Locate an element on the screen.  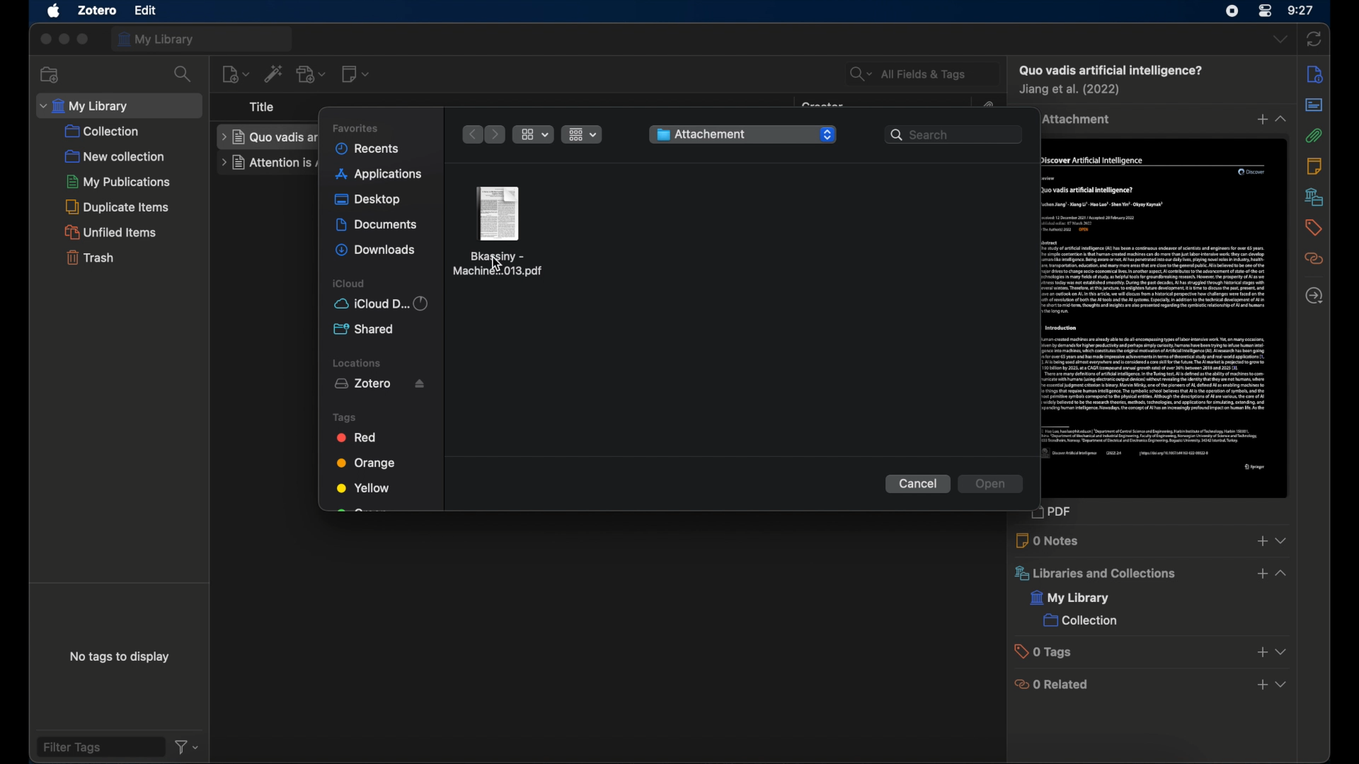
applications is located at coordinates (379, 175).